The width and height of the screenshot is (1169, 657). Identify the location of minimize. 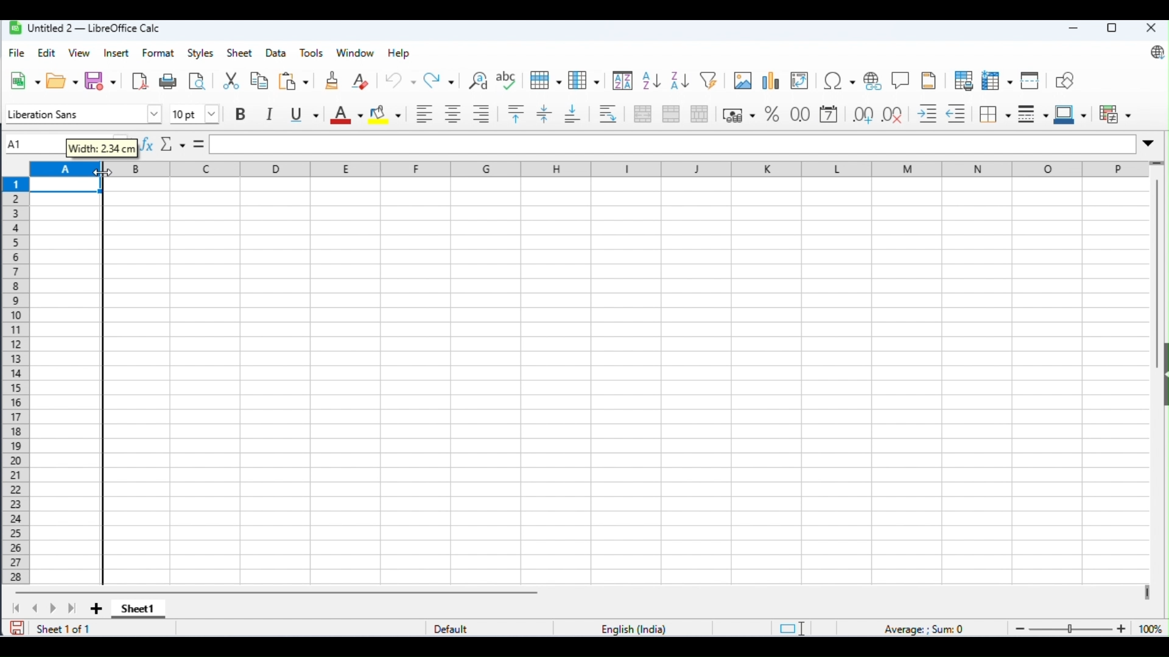
(1072, 29).